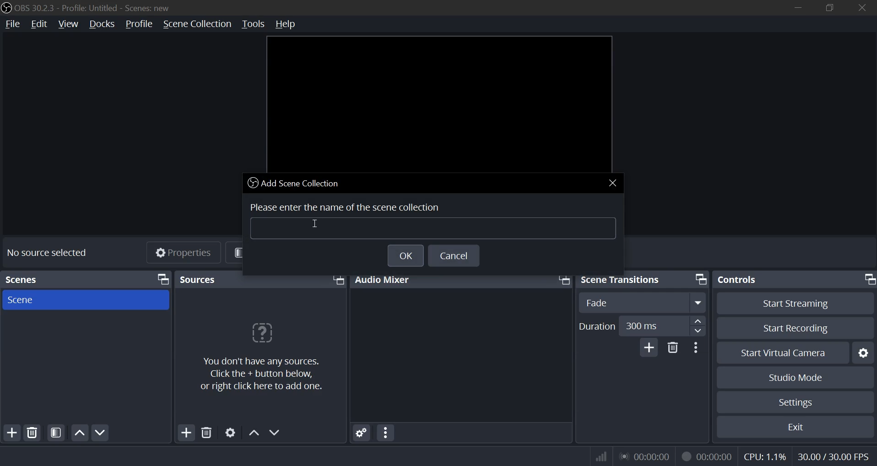  Describe the element at coordinates (96, 6) in the screenshot. I see `OBS 30.2.3 - Profile: Untitled - Scenes: new` at that location.